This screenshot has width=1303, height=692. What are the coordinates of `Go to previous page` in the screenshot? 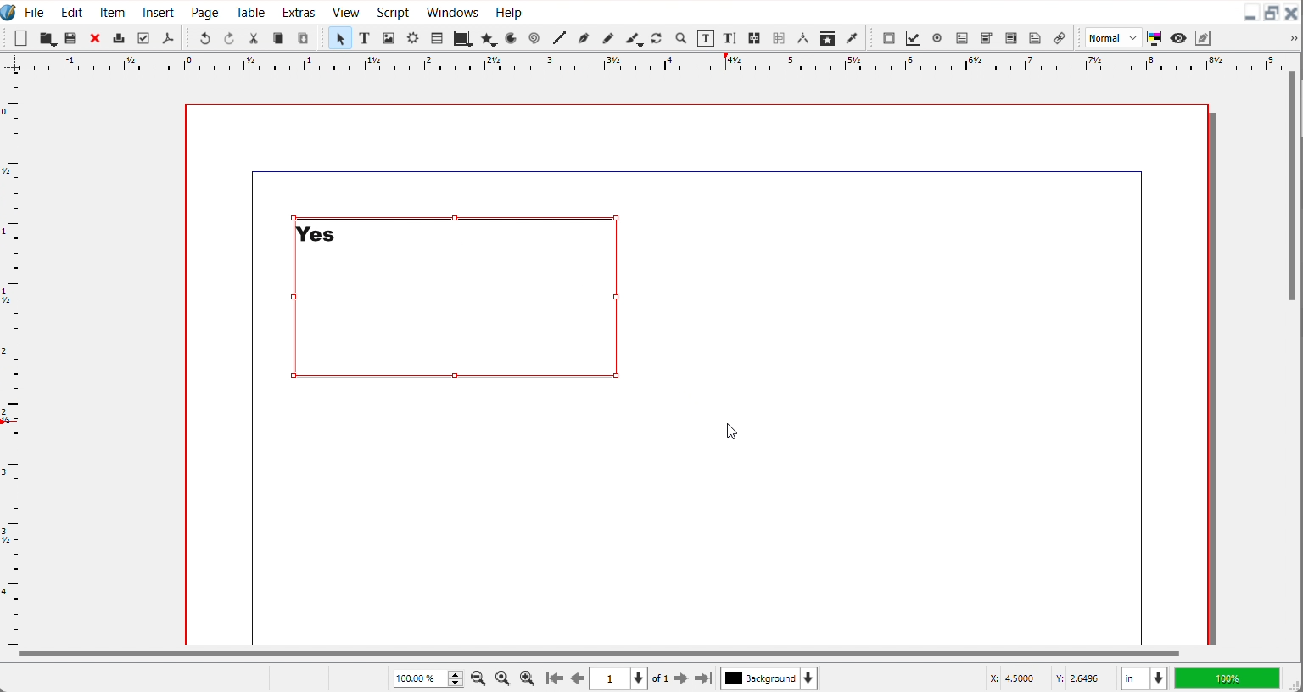 It's located at (578, 678).